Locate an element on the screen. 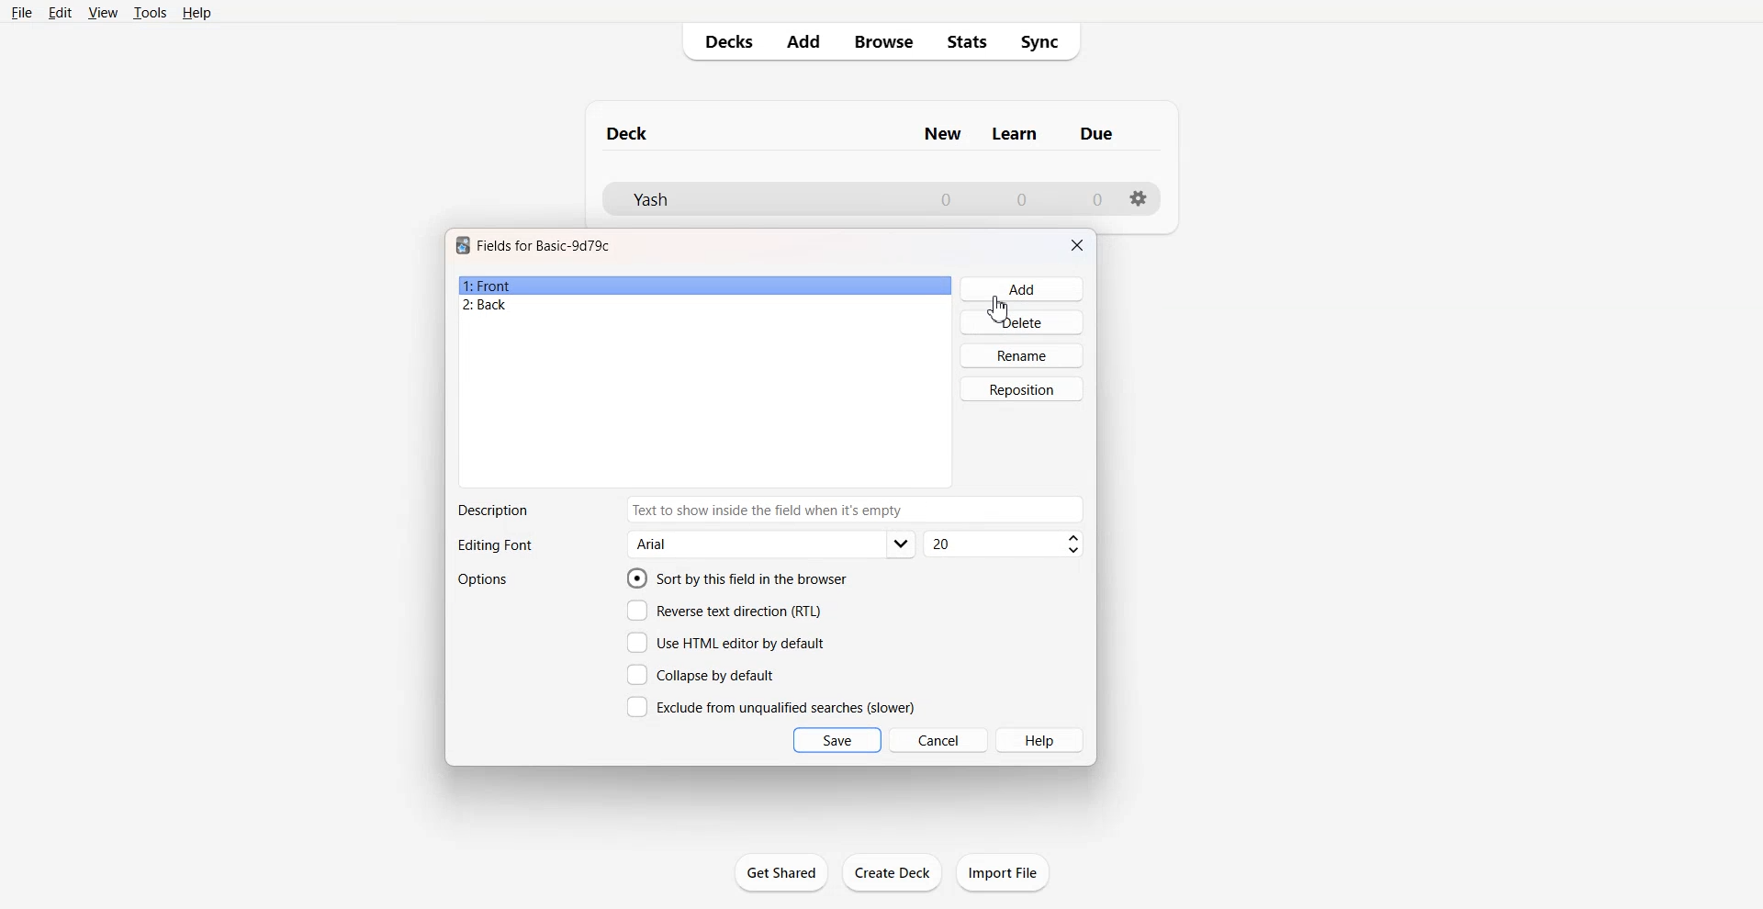  Stats is located at coordinates (968, 42).